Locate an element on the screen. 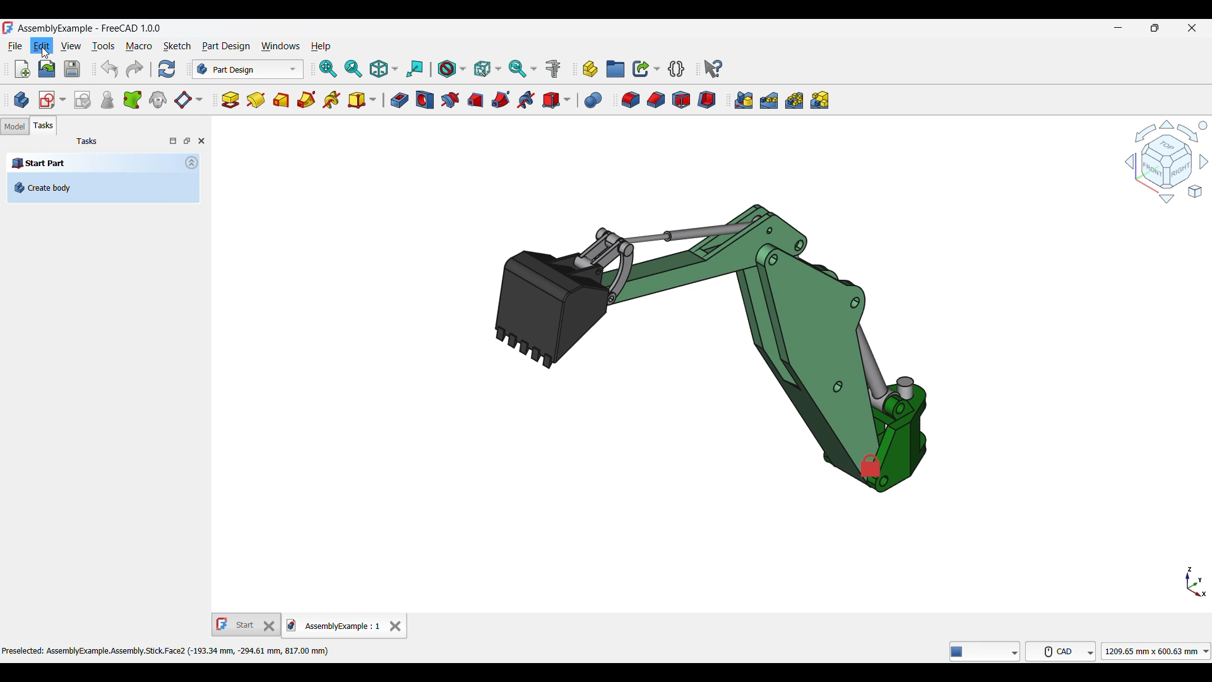 The image size is (1212, 682). Toggle floating window is located at coordinates (187, 141).